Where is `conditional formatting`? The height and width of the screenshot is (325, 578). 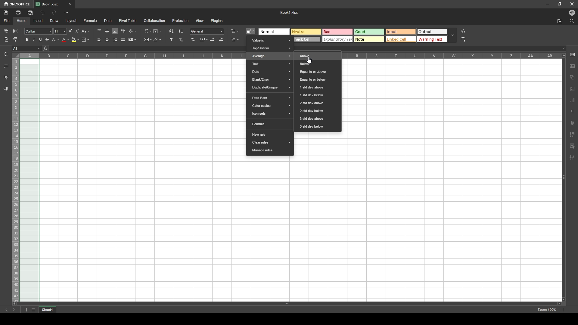 conditional formatting is located at coordinates (251, 30).